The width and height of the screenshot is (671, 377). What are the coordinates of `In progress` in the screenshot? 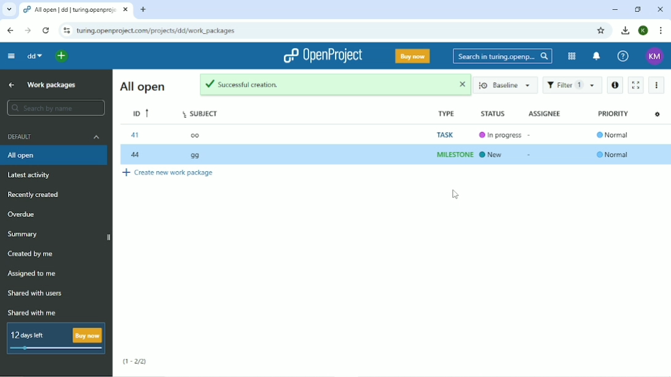 It's located at (498, 135).